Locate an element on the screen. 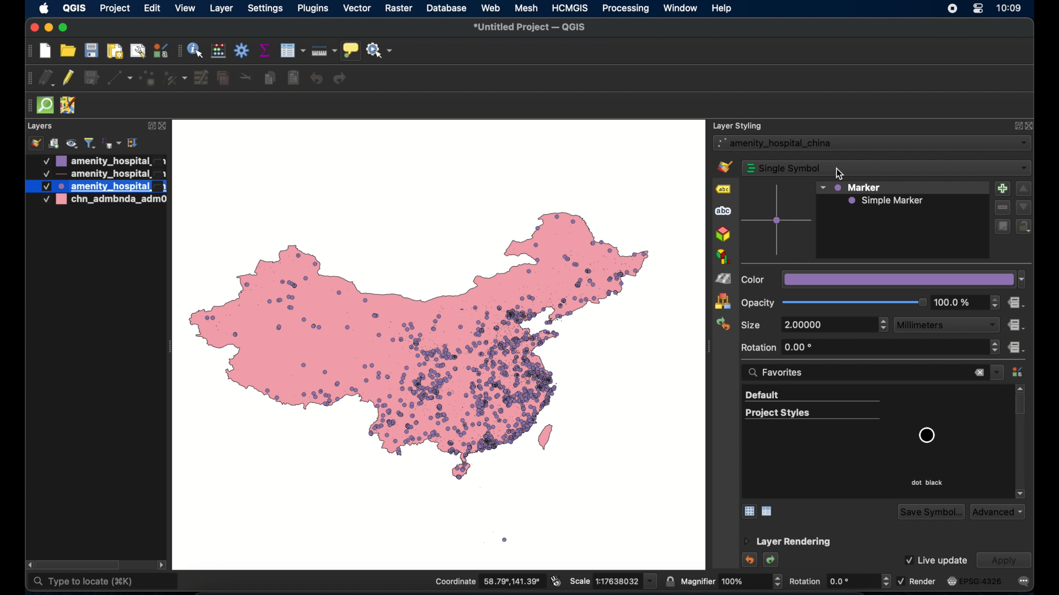  attribute toolbar is located at coordinates (179, 52).